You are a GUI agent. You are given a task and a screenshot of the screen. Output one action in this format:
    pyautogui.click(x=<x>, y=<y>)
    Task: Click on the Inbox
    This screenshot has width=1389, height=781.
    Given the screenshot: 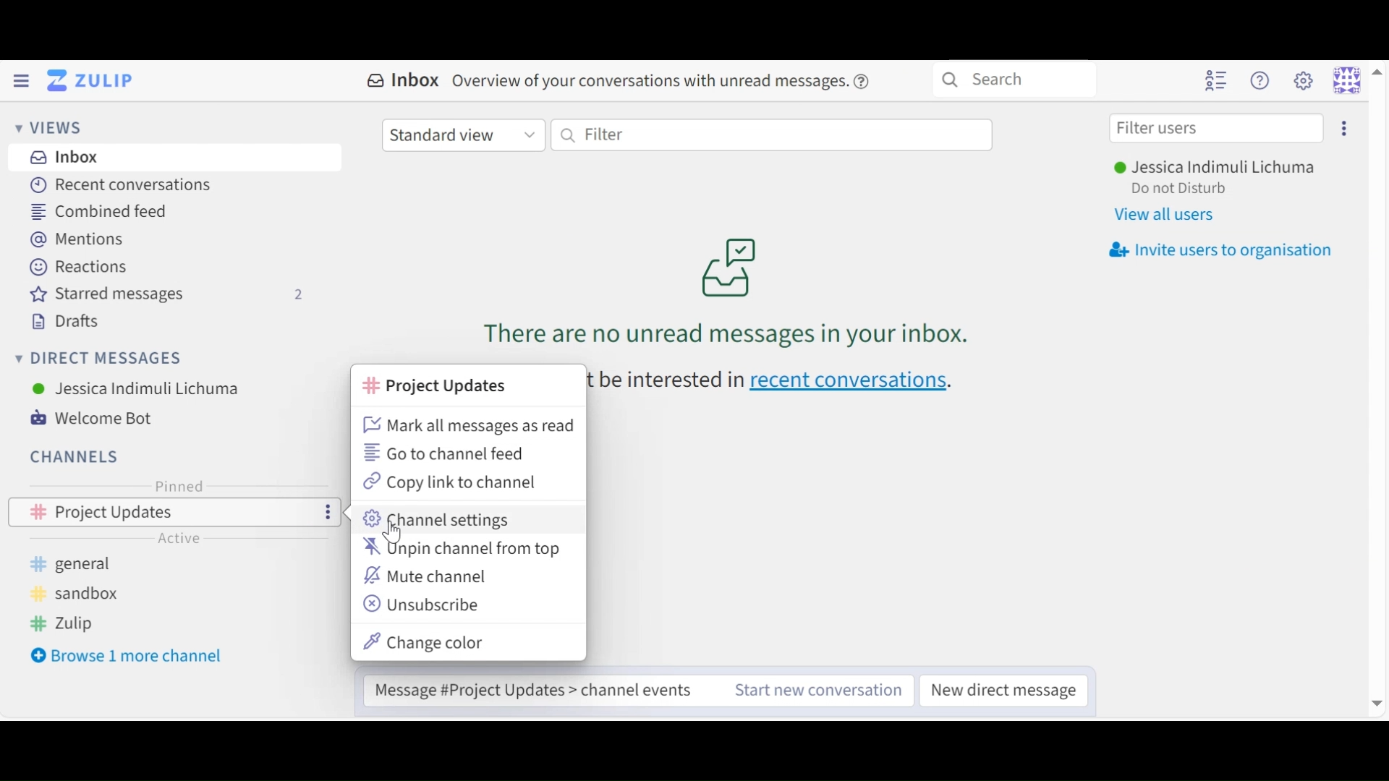 What is the action you would take?
    pyautogui.click(x=69, y=158)
    